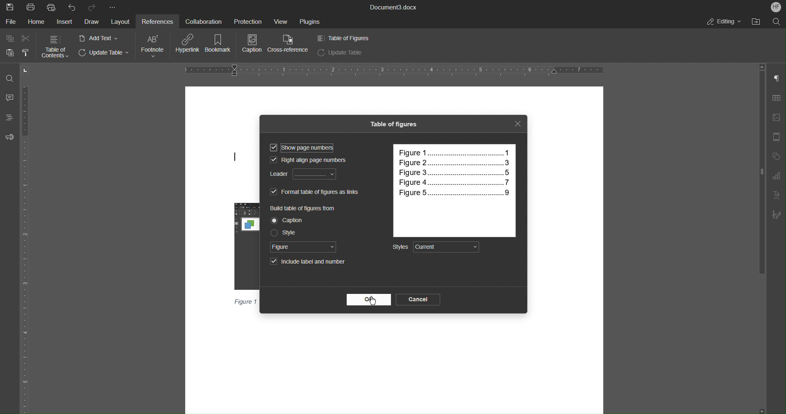 This screenshot has height=414, width=786. I want to click on Style, so click(284, 233).